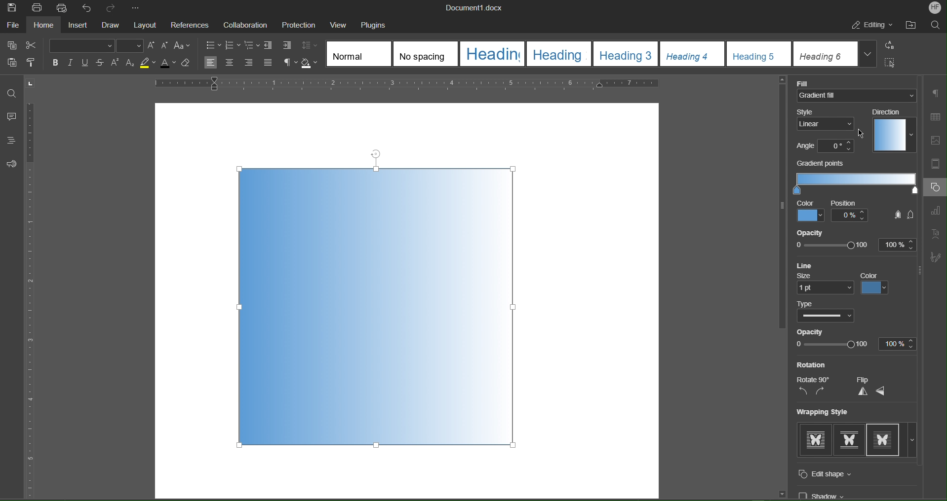 The image size is (947, 501). Describe the element at coordinates (212, 63) in the screenshot. I see `Left Align` at that location.